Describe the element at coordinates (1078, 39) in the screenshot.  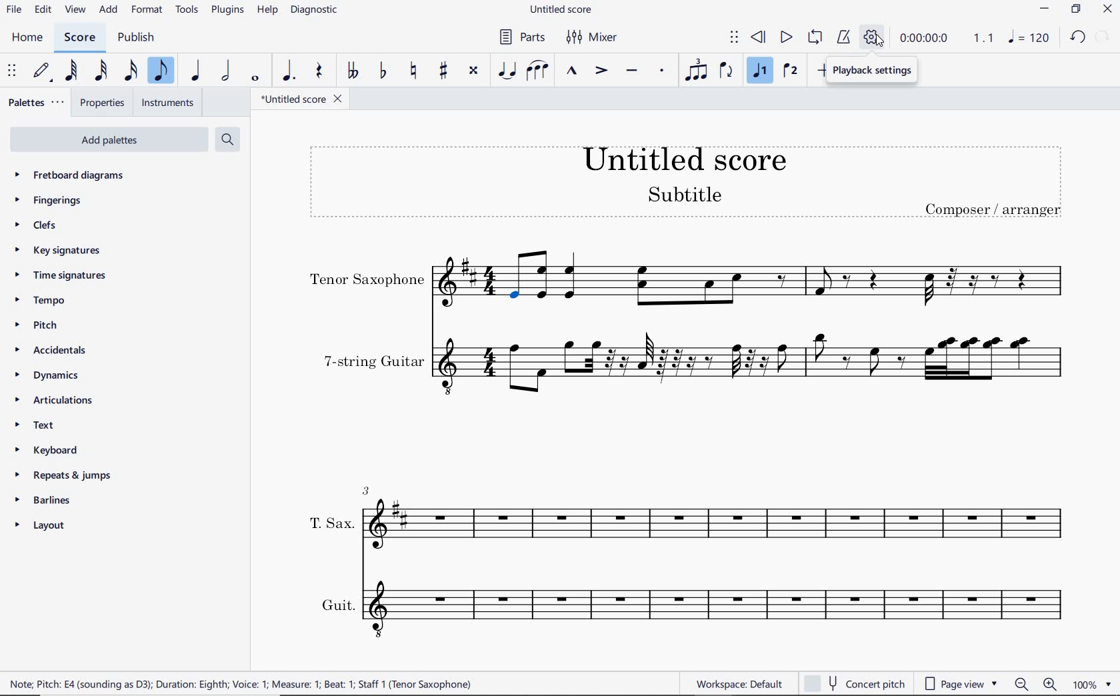
I see `UNDO` at that location.